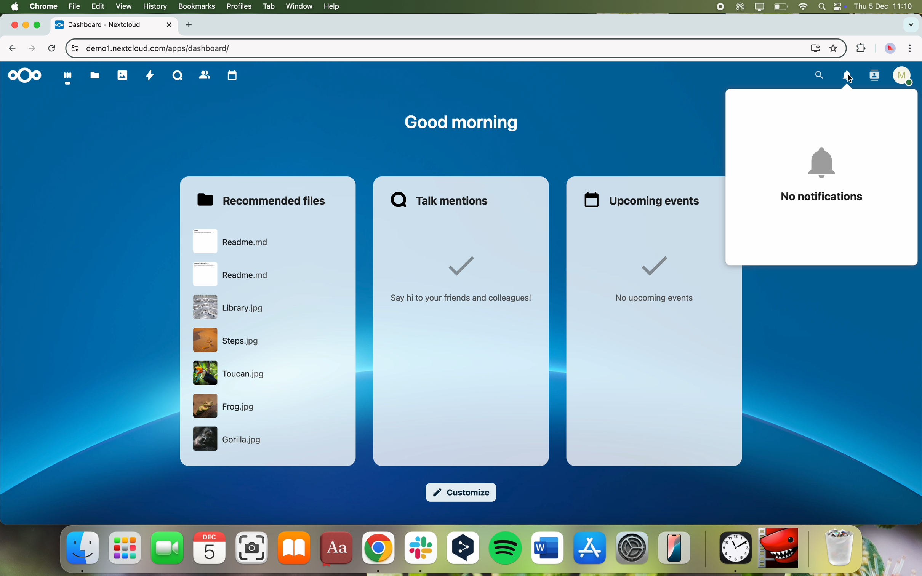  What do you see at coordinates (506, 549) in the screenshot?
I see `Spotify` at bounding box center [506, 549].